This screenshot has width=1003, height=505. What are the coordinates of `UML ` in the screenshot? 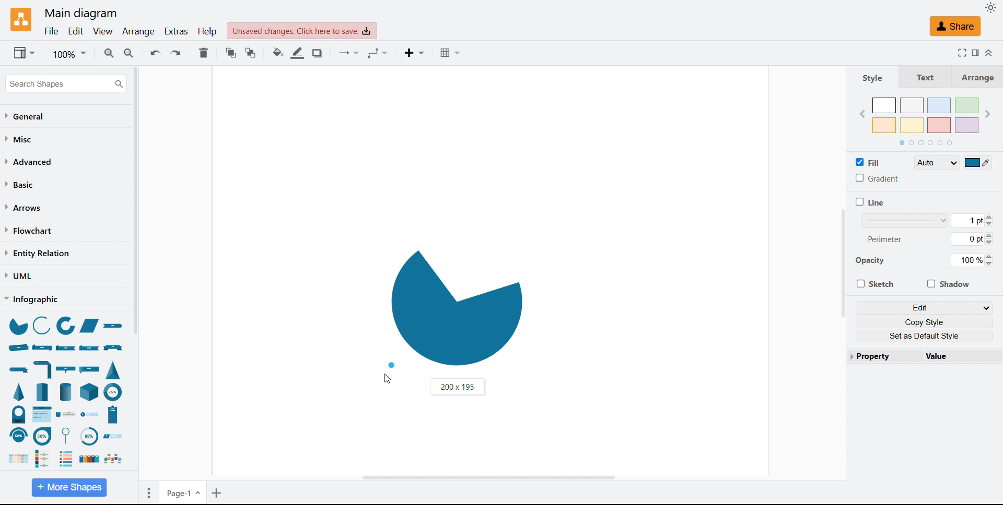 It's located at (18, 276).